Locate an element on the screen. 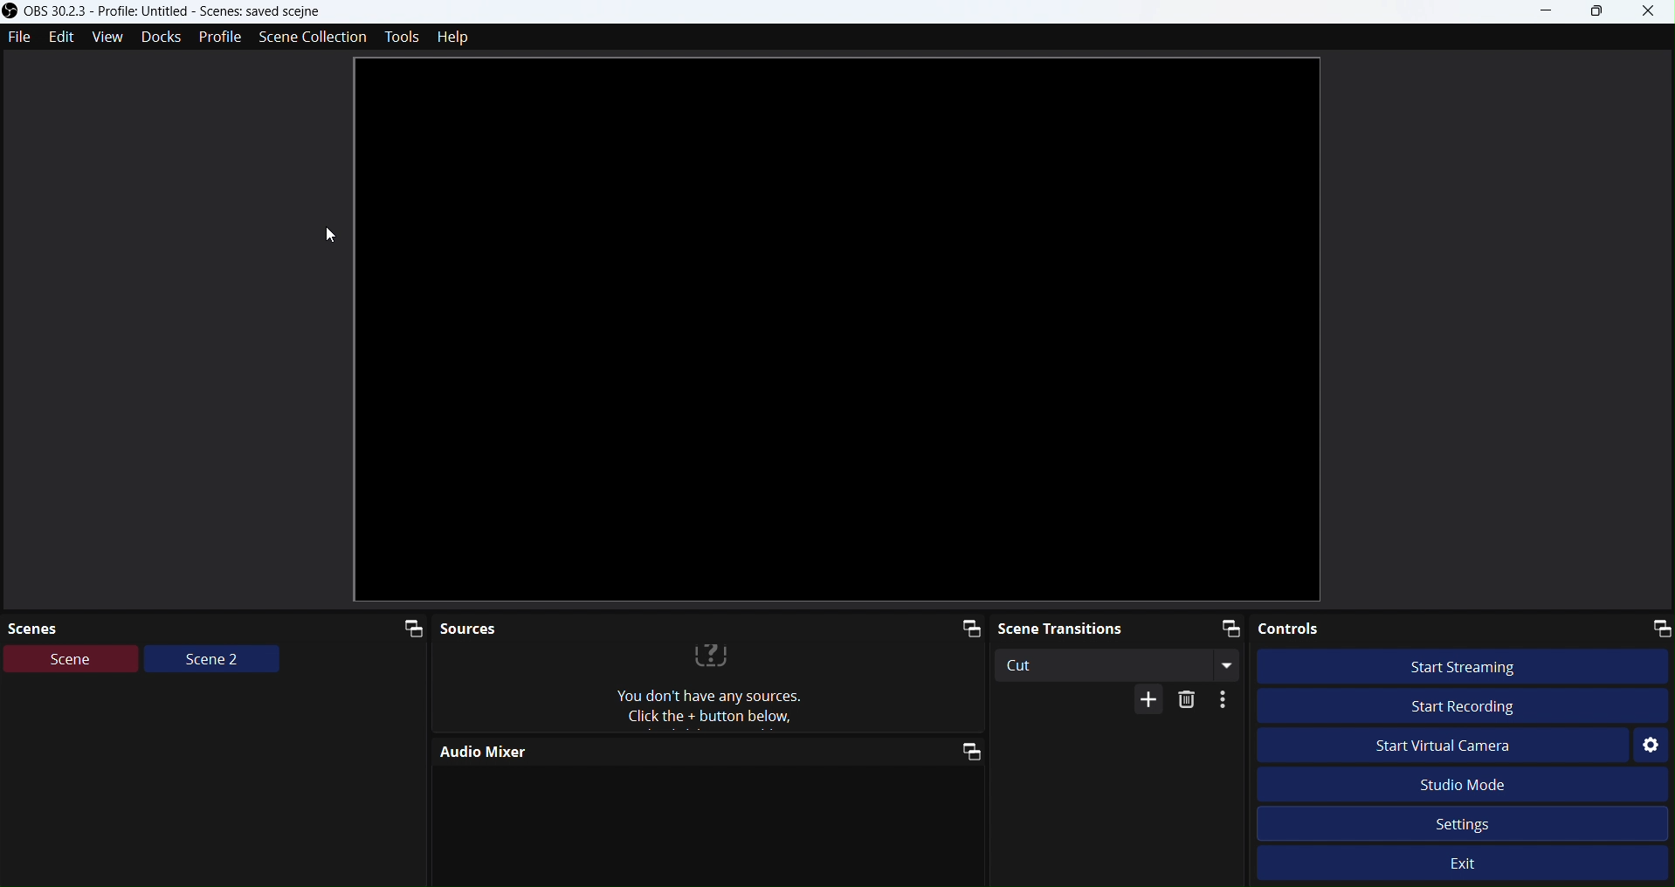 This screenshot has width=1675, height=887. More is located at coordinates (1151, 699).